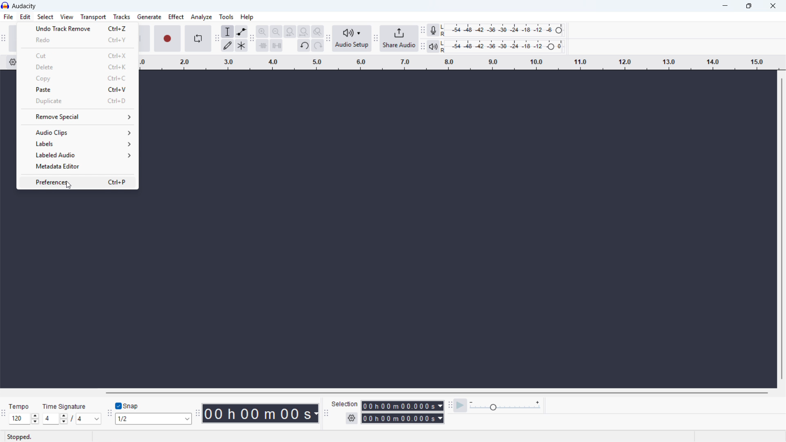 The width and height of the screenshot is (786, 442). What do you see at coordinates (242, 31) in the screenshot?
I see `envelop tool` at bounding box center [242, 31].